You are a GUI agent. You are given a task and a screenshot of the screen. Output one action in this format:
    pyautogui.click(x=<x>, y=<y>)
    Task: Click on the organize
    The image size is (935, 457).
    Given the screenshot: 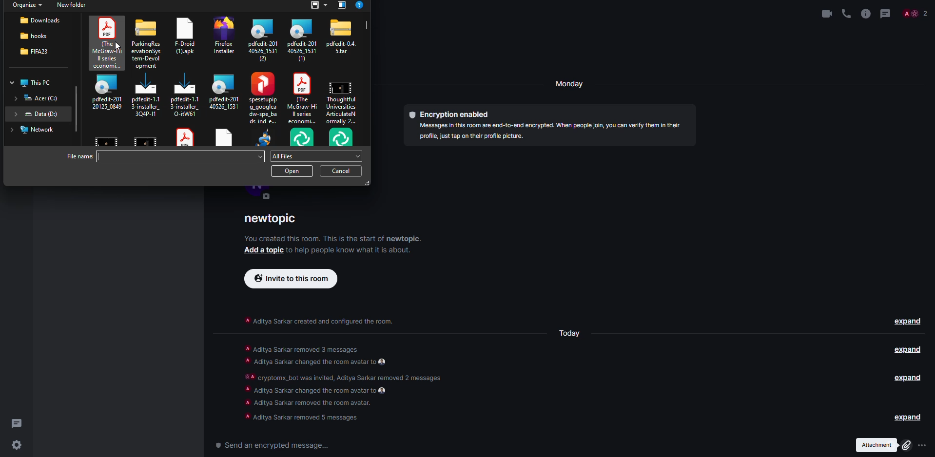 What is the action you would take?
    pyautogui.click(x=28, y=6)
    